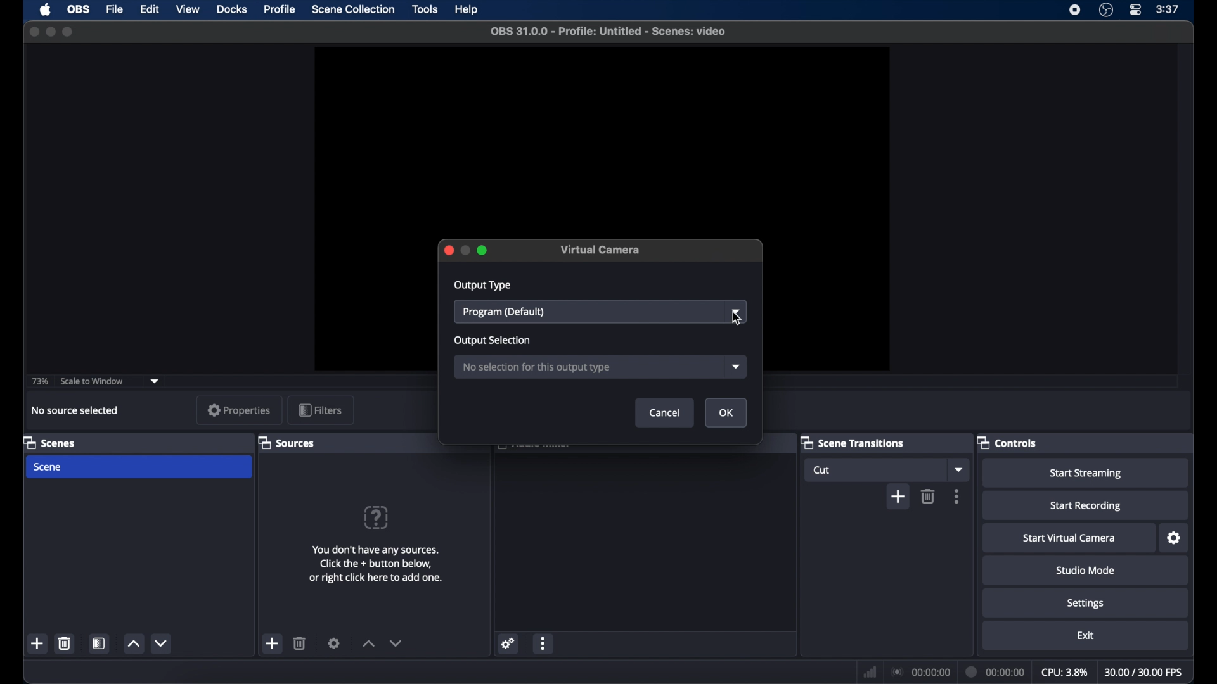 The image size is (1217, 684). Describe the element at coordinates (825, 470) in the screenshot. I see `cut` at that location.